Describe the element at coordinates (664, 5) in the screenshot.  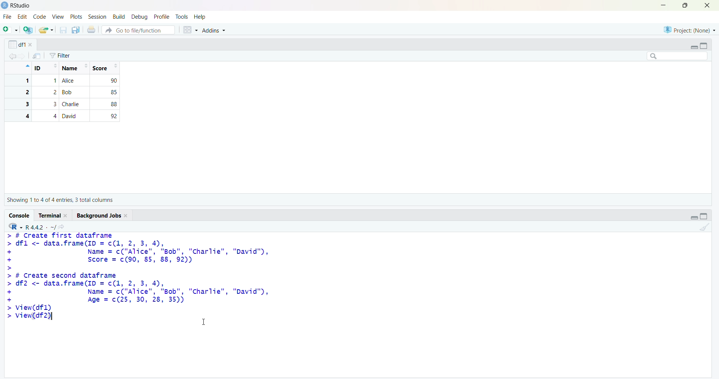
I see `minimise` at that location.